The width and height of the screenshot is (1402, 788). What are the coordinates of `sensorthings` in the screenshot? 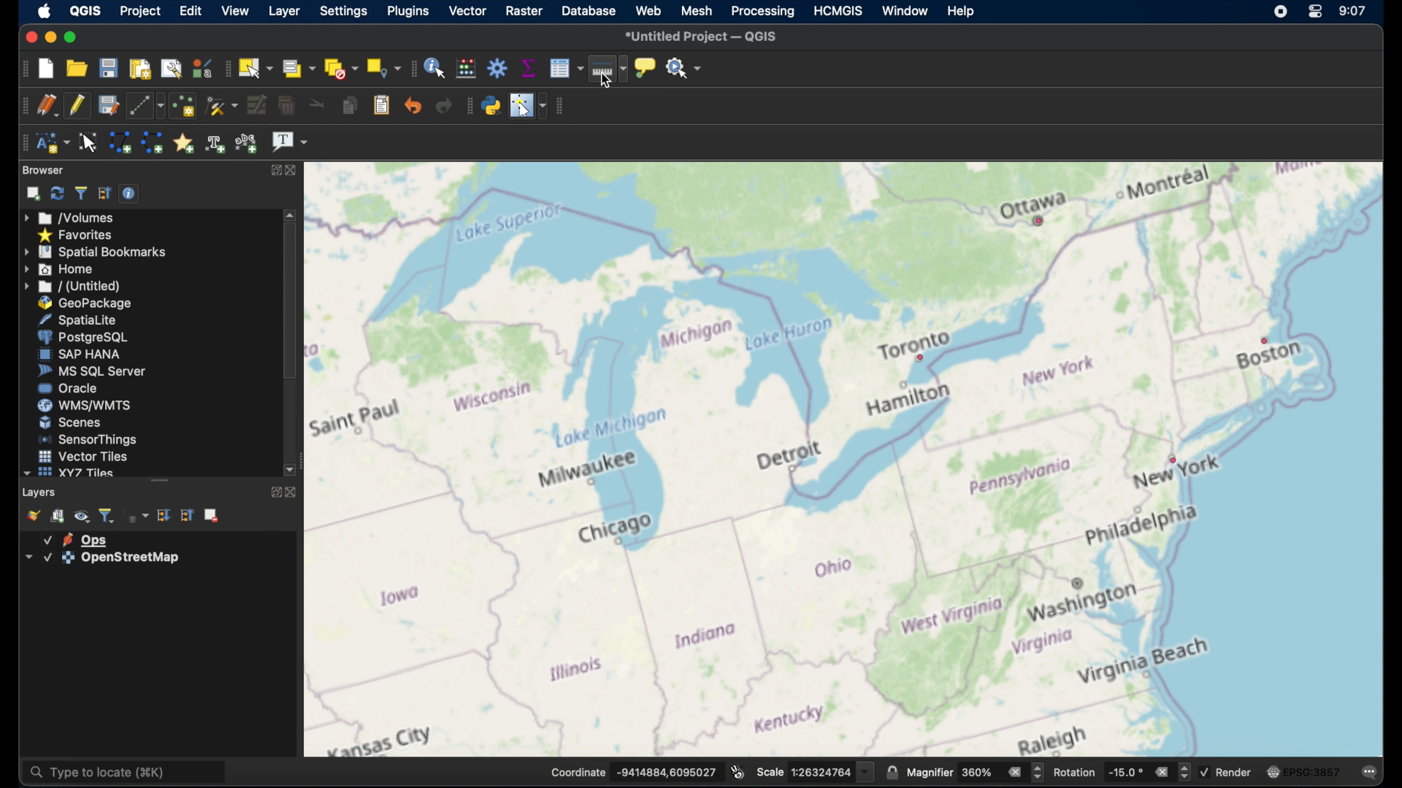 It's located at (88, 439).